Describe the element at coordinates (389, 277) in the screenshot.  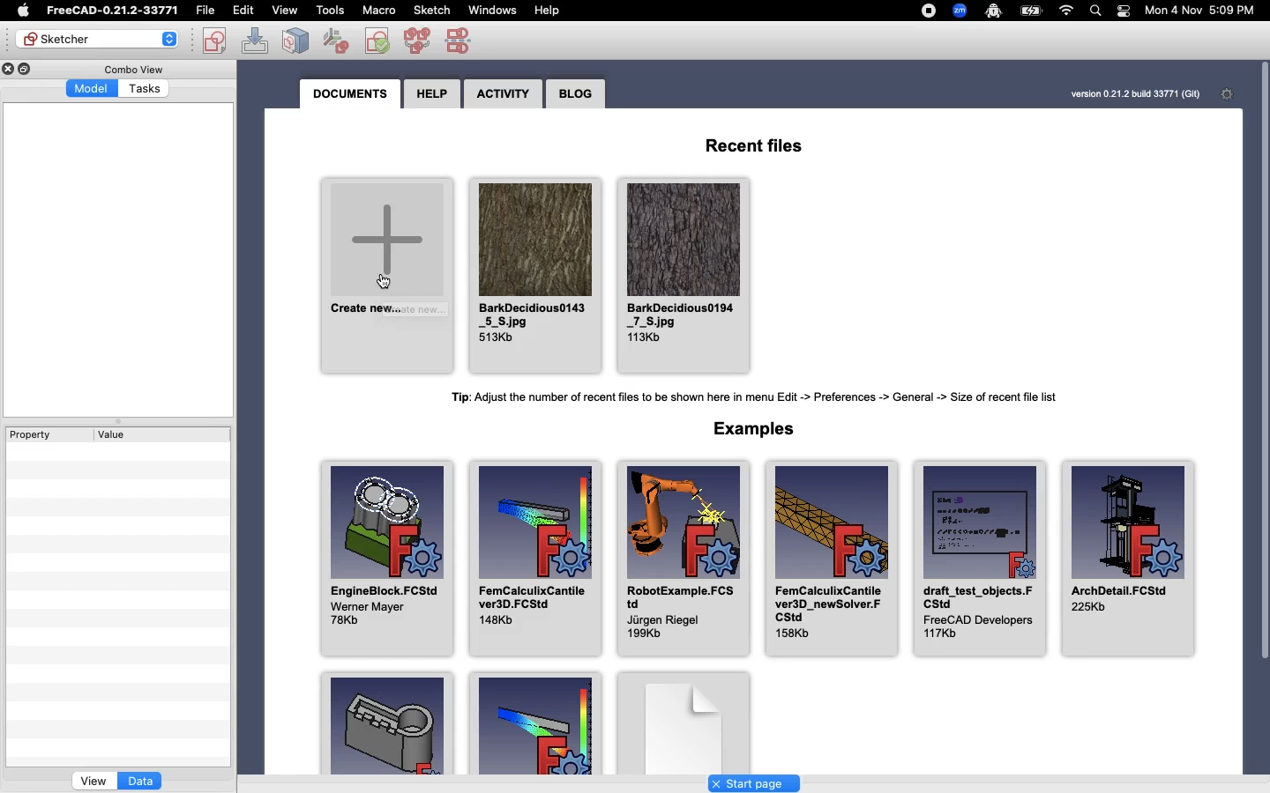
I see `Create new...` at that location.